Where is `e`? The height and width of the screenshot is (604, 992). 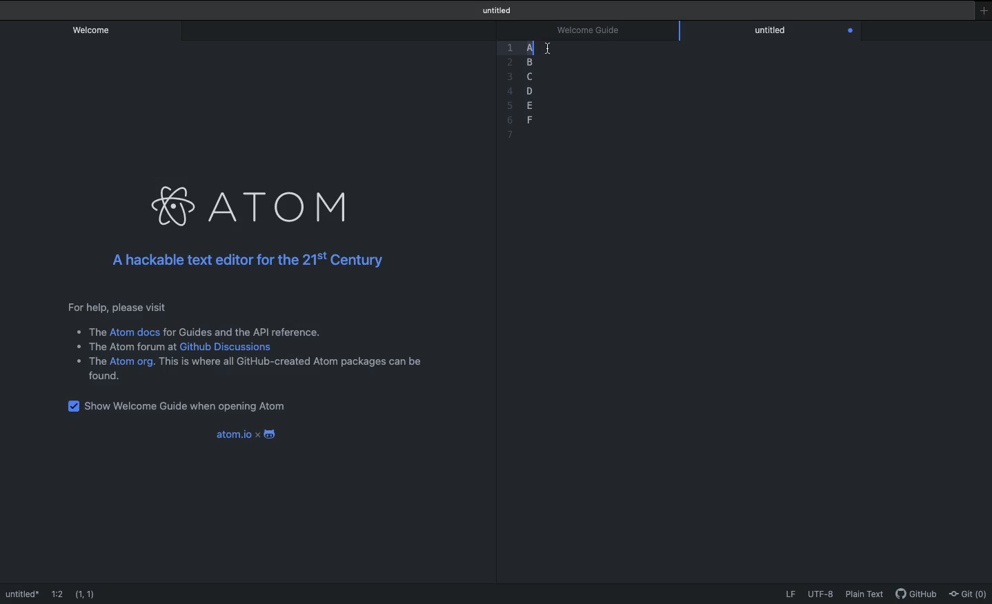
e is located at coordinates (529, 105).